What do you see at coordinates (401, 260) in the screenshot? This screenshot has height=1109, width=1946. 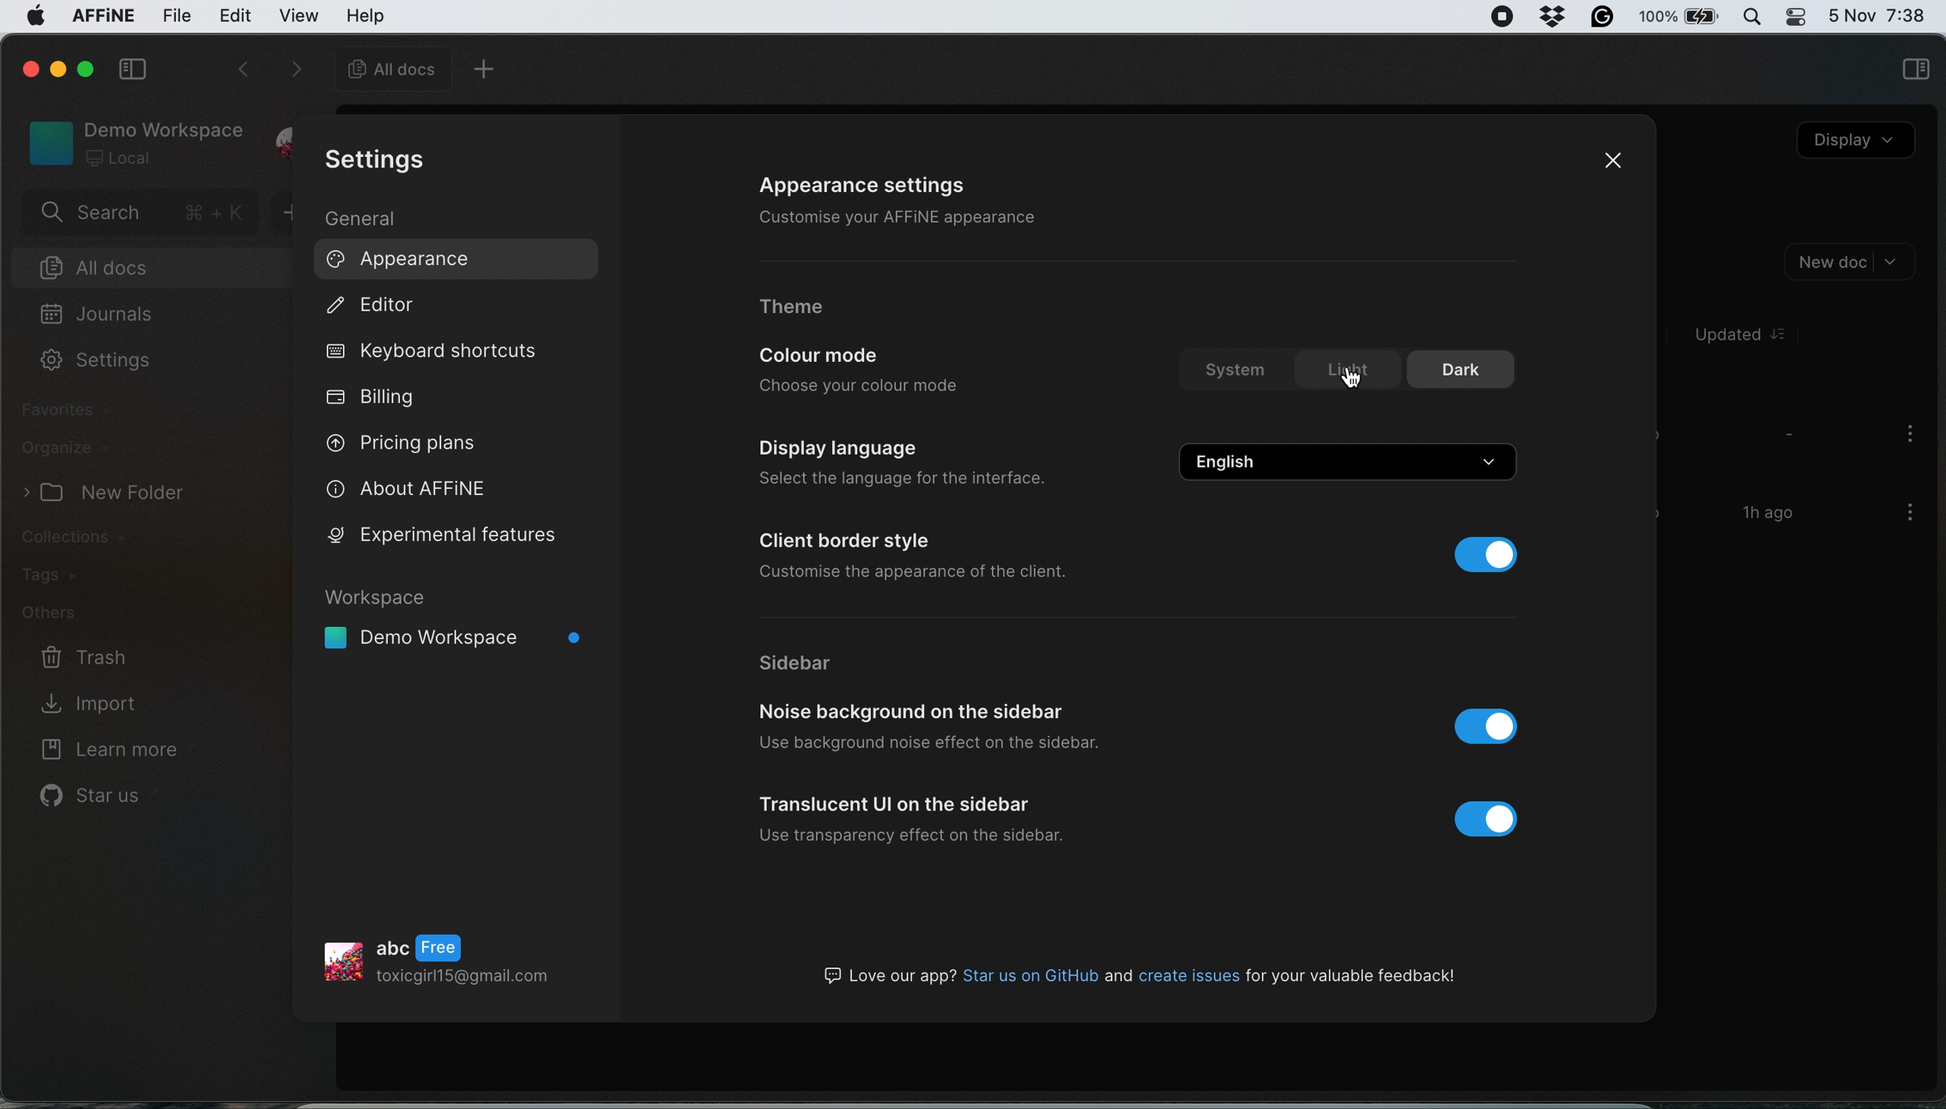 I see `appearance` at bounding box center [401, 260].